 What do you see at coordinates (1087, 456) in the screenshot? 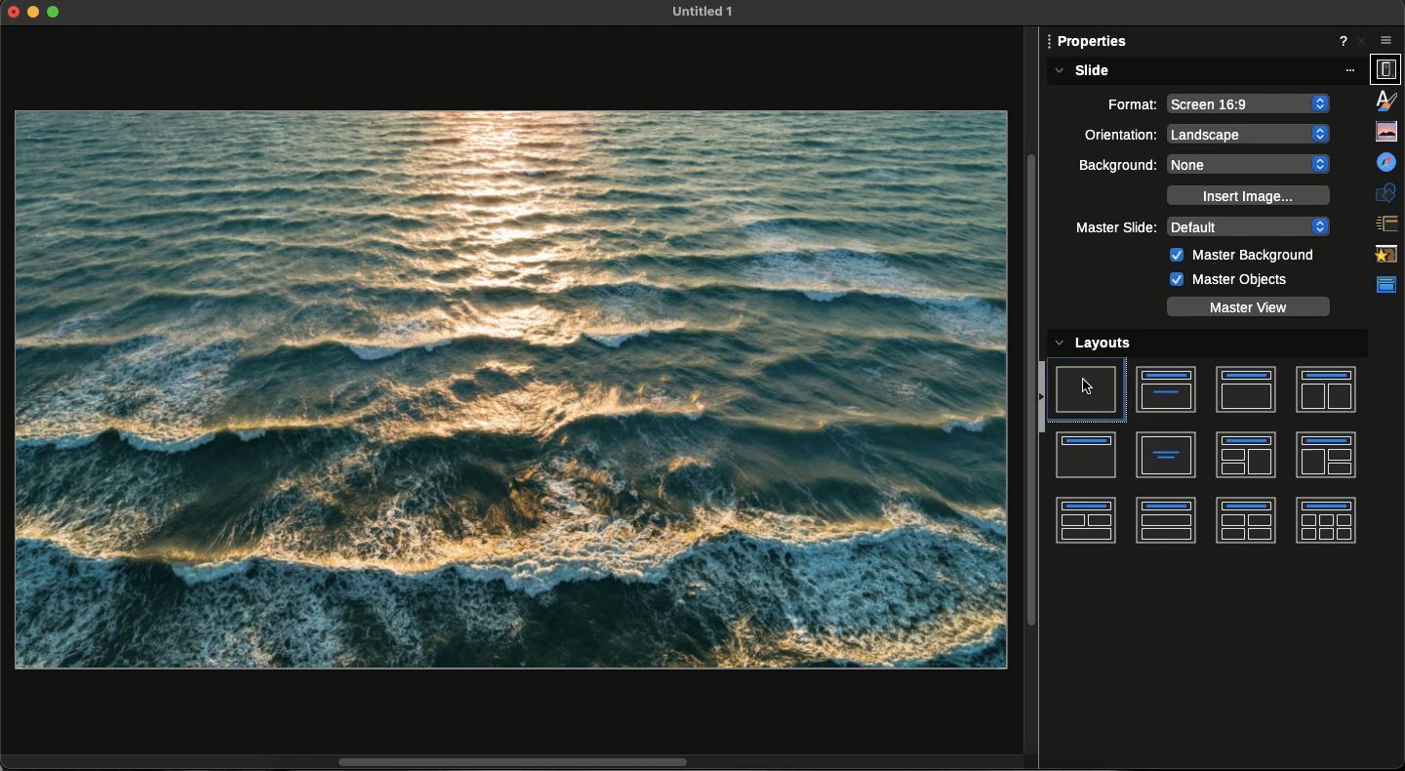
I see `Title` at bounding box center [1087, 456].